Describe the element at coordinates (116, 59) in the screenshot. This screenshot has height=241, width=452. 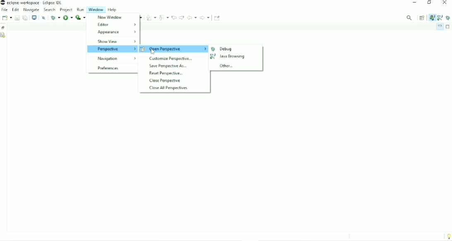
I see `Navigation` at that location.